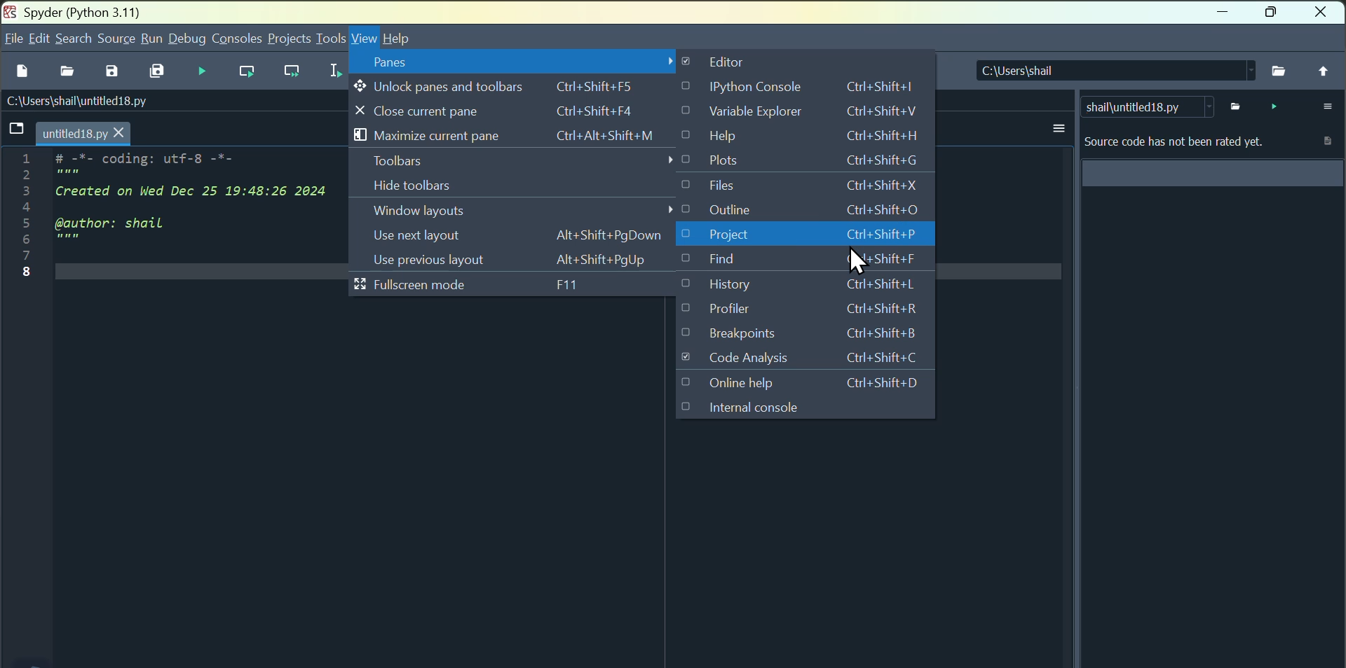 The height and width of the screenshot is (668, 1346). I want to click on Profiler, so click(808, 311).